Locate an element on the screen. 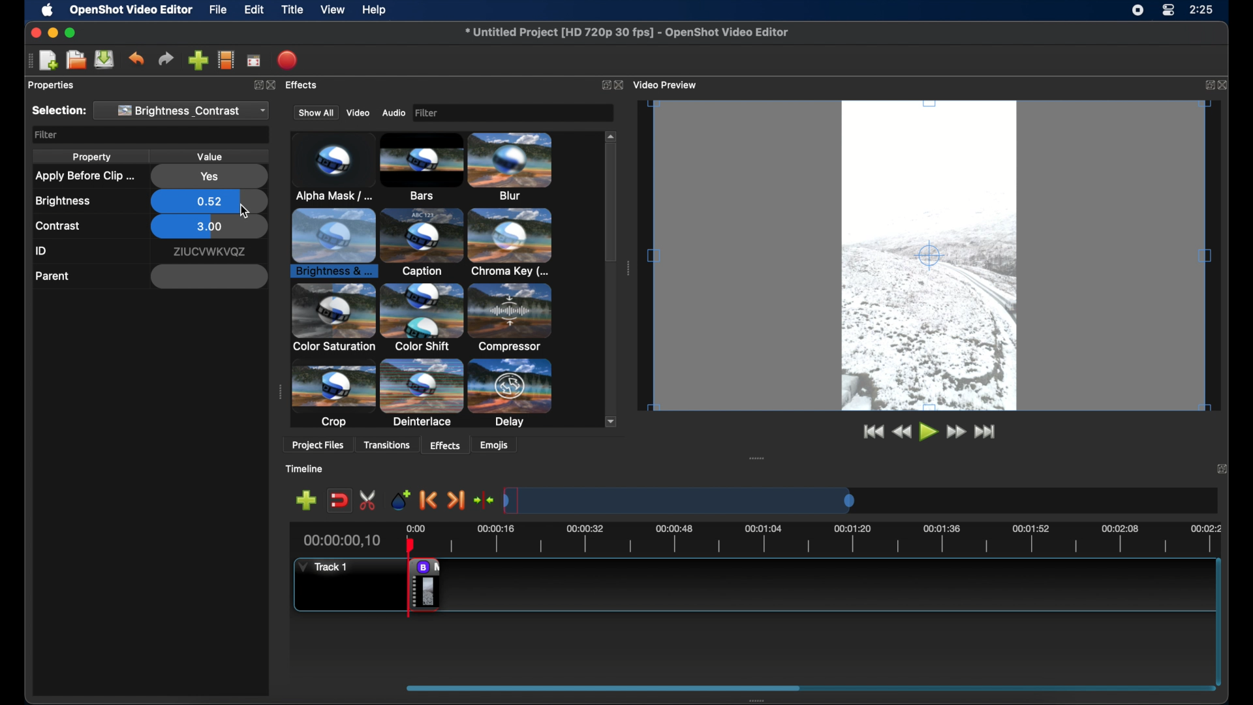  scroll up arrow is located at coordinates (610, 134).